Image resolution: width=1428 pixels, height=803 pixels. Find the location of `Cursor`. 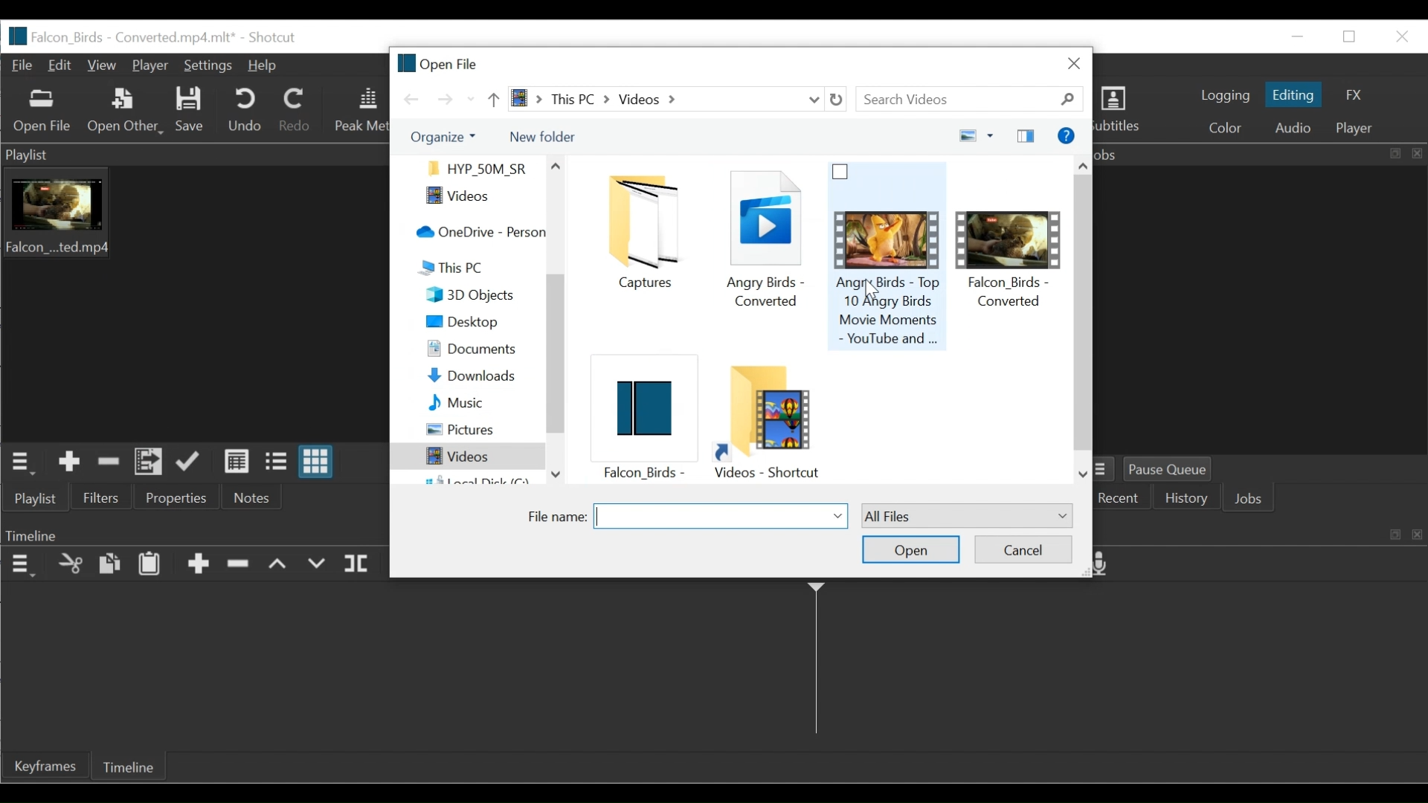

Cursor is located at coordinates (874, 291).